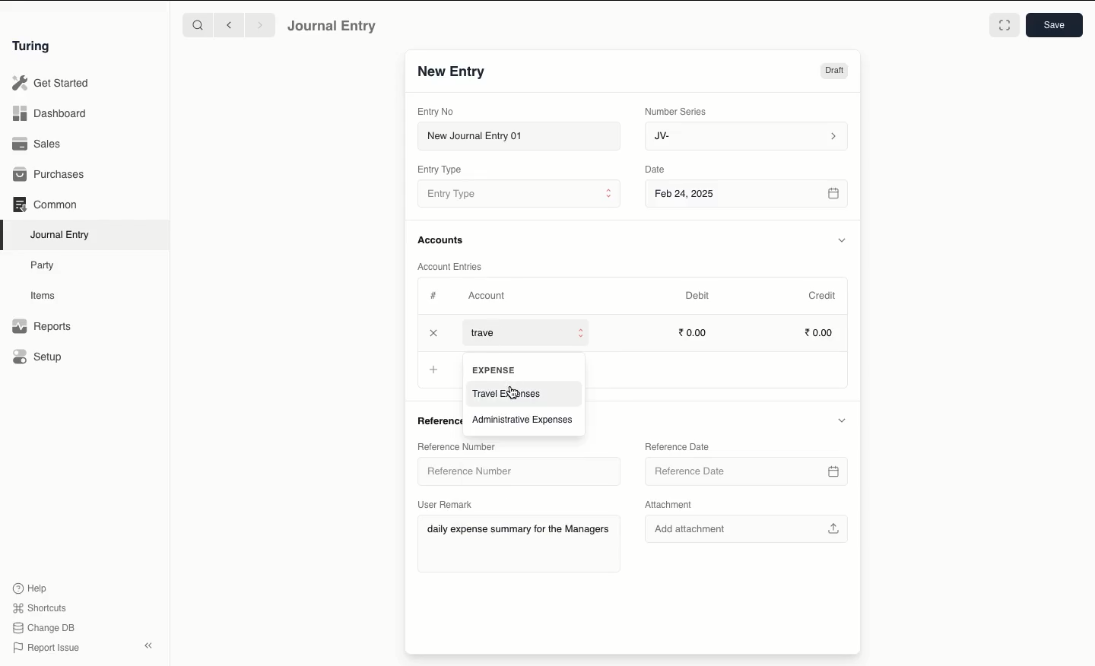  I want to click on Administrative Expenses, so click(525, 419).